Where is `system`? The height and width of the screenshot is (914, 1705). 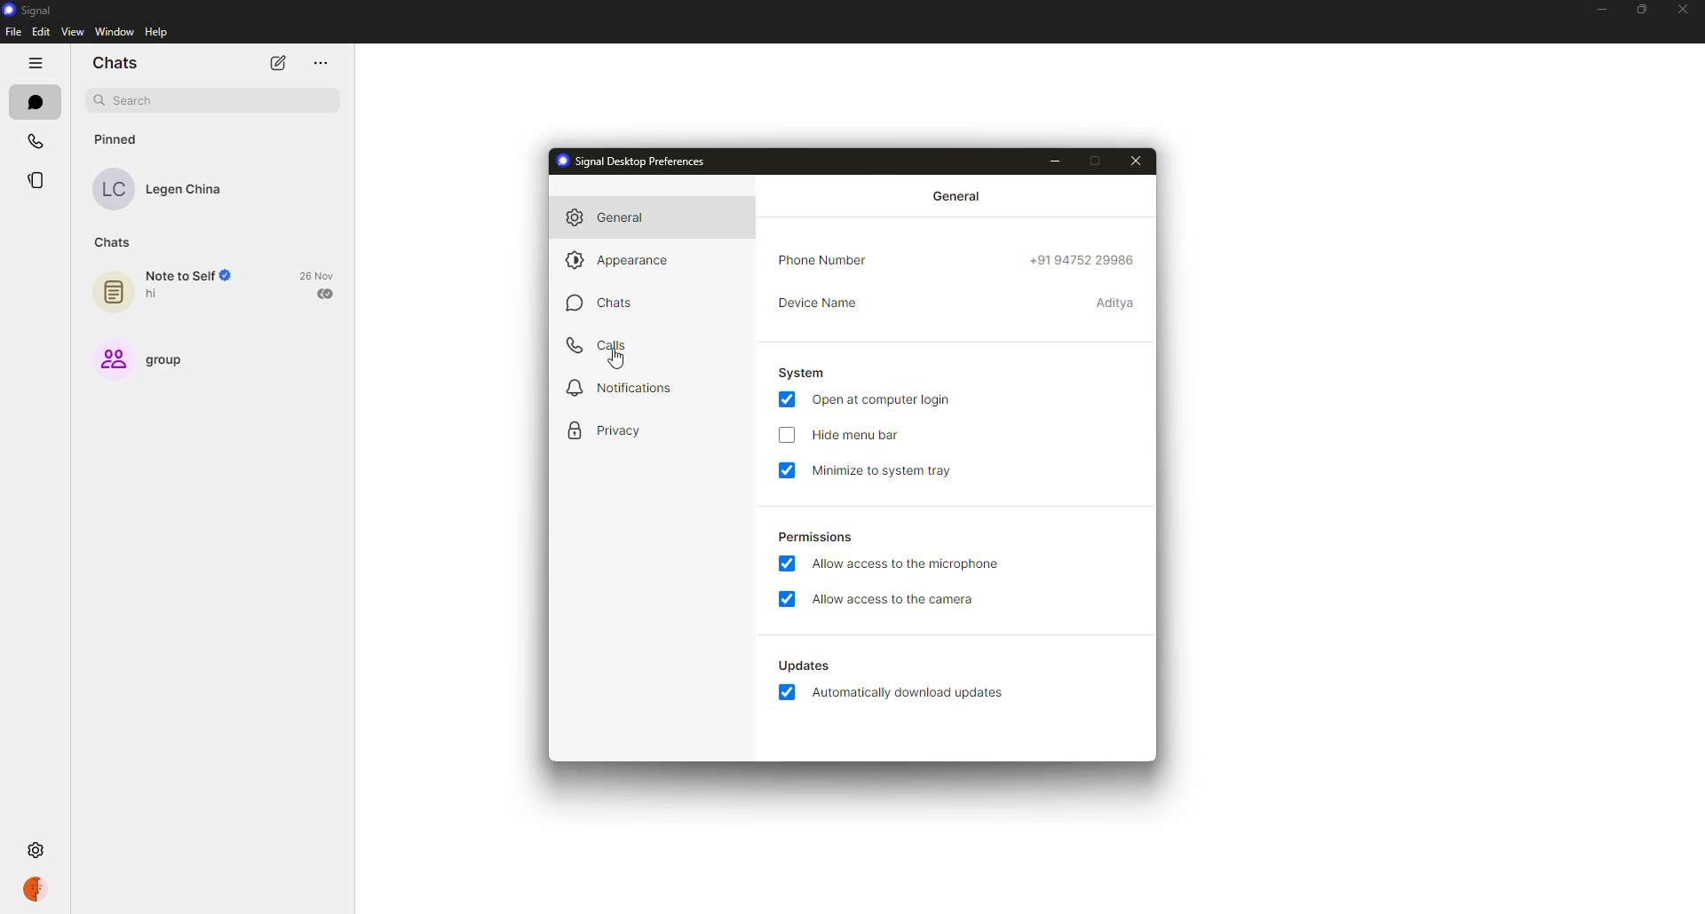 system is located at coordinates (799, 373).